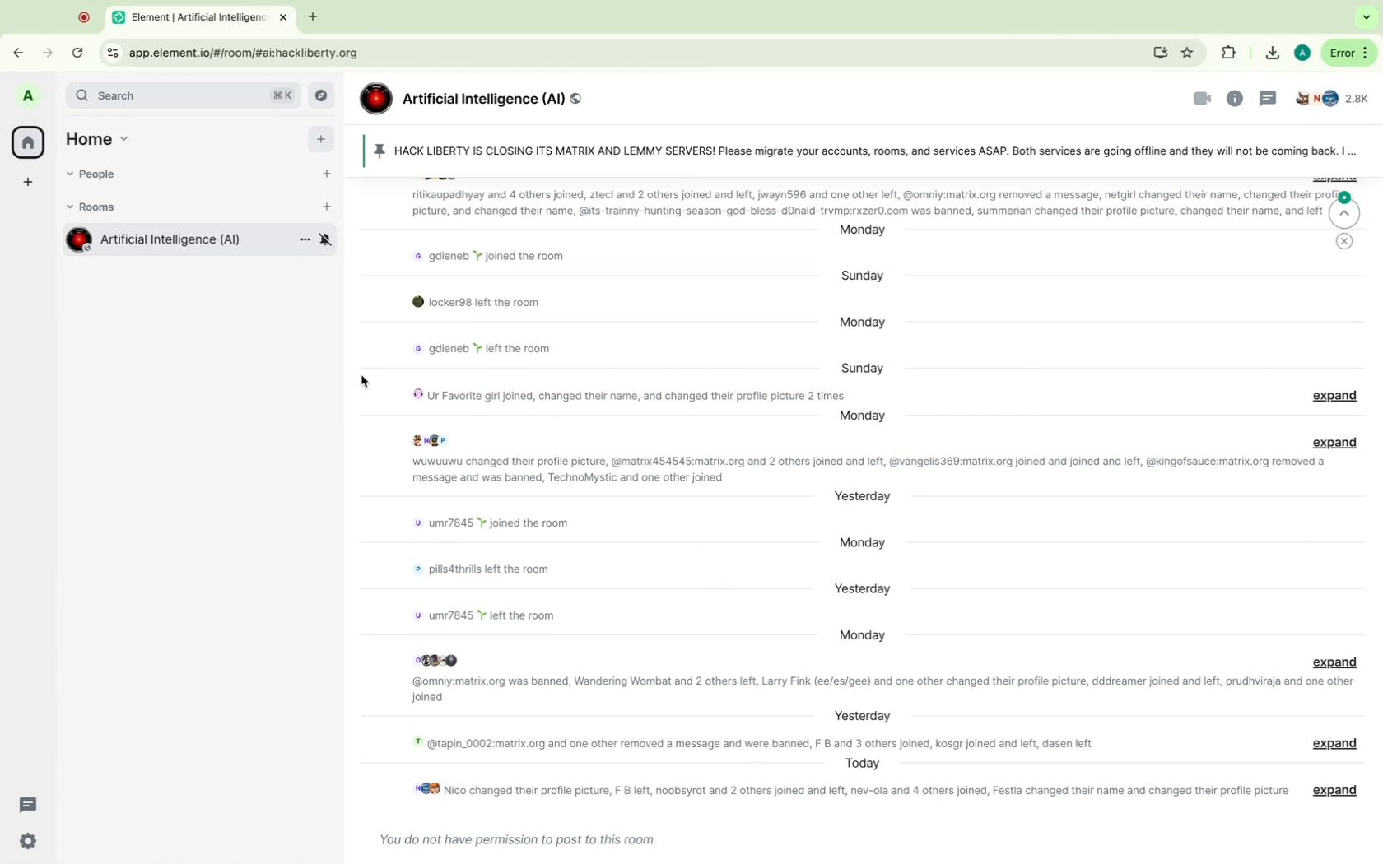  I want to click on expand, so click(1332, 441).